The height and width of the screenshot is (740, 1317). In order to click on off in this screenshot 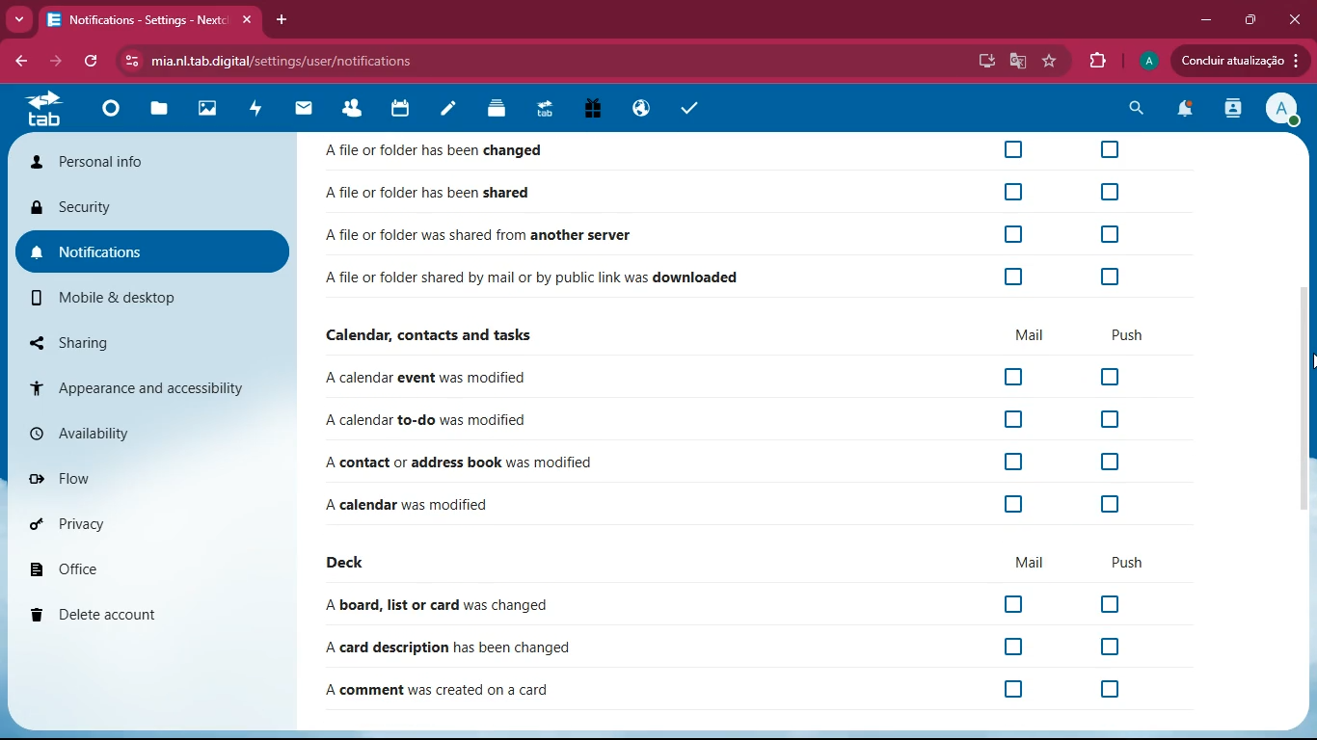, I will do `click(1113, 235)`.